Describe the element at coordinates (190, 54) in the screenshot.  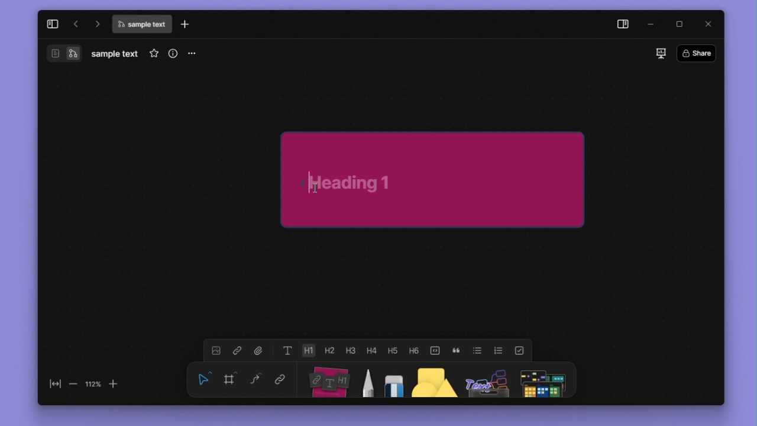
I see `more` at that location.